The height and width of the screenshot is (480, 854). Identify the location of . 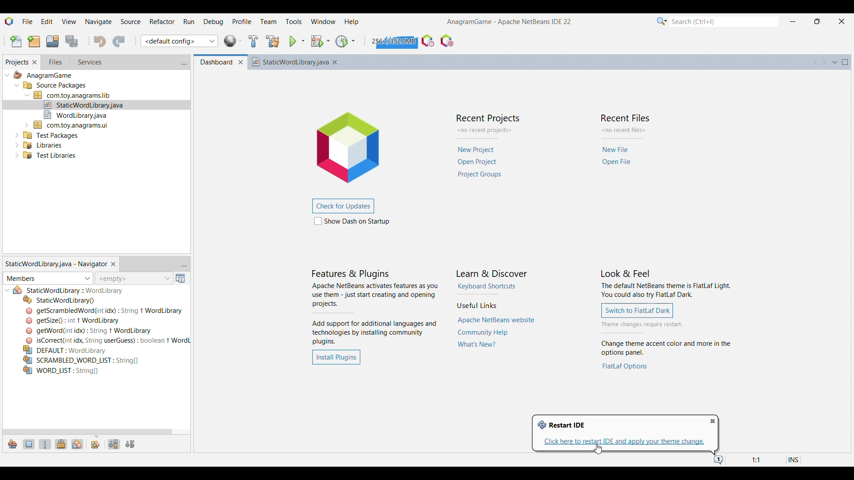
(61, 372).